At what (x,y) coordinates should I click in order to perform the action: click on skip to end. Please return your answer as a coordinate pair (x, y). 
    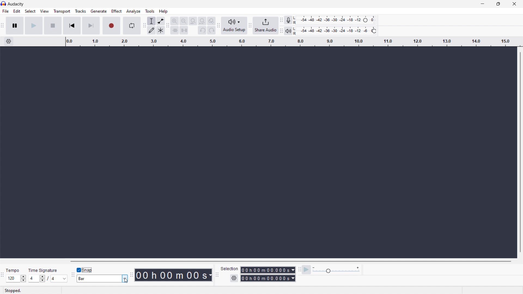
    Looking at the image, I should click on (91, 26).